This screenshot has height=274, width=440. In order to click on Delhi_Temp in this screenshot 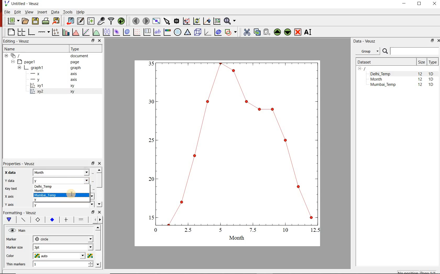, I will do `click(64, 186)`.